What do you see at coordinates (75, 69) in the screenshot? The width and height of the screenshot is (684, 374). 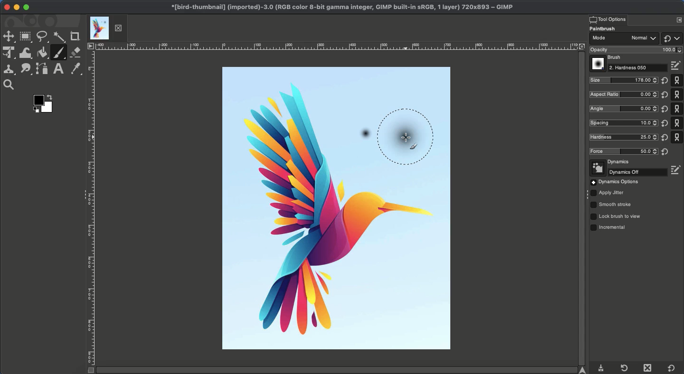 I see `Color picker` at bounding box center [75, 69].